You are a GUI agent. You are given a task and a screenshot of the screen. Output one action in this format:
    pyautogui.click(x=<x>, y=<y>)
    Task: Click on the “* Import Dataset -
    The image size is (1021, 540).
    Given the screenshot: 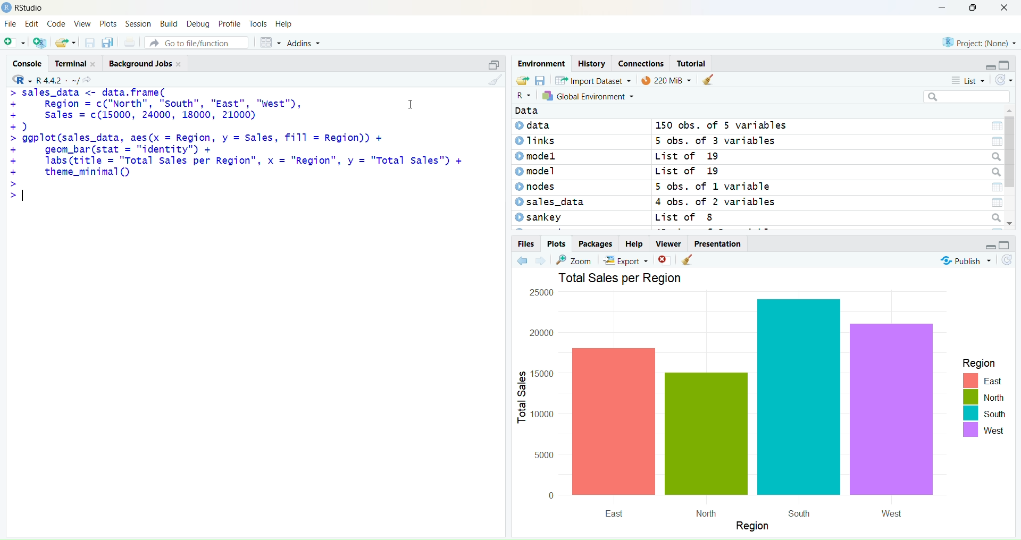 What is the action you would take?
    pyautogui.click(x=591, y=79)
    